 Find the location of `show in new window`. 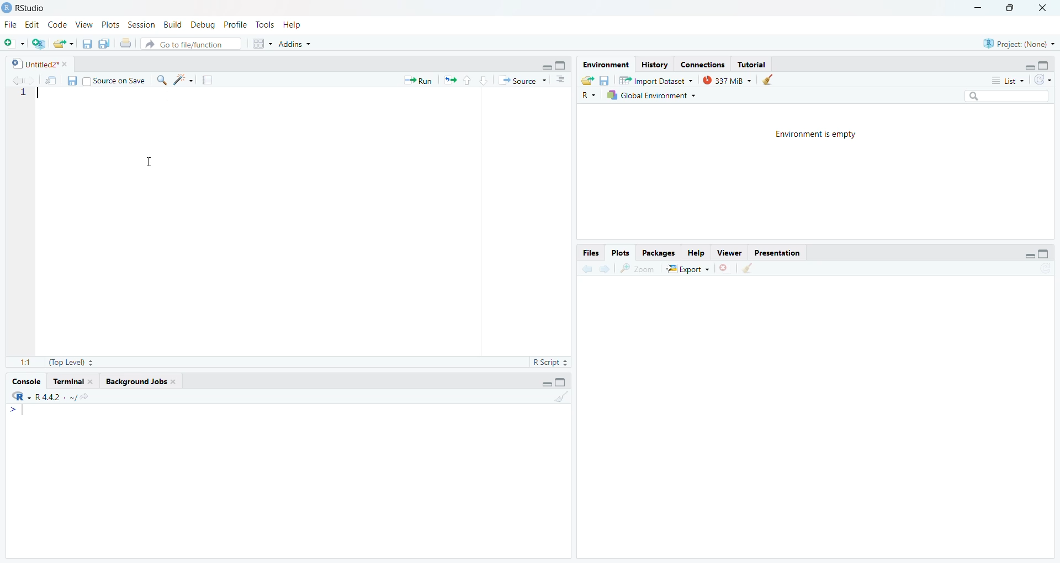

show in new window is located at coordinates (51, 80).